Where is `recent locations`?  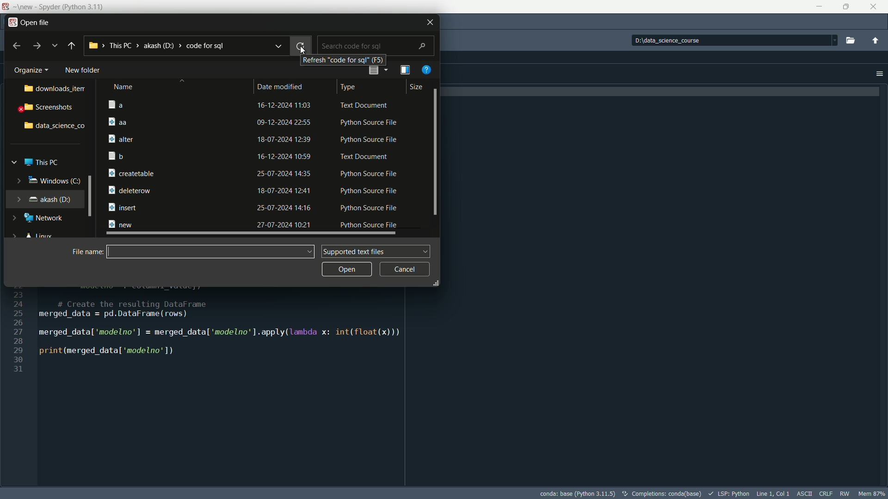 recent locations is located at coordinates (278, 44).